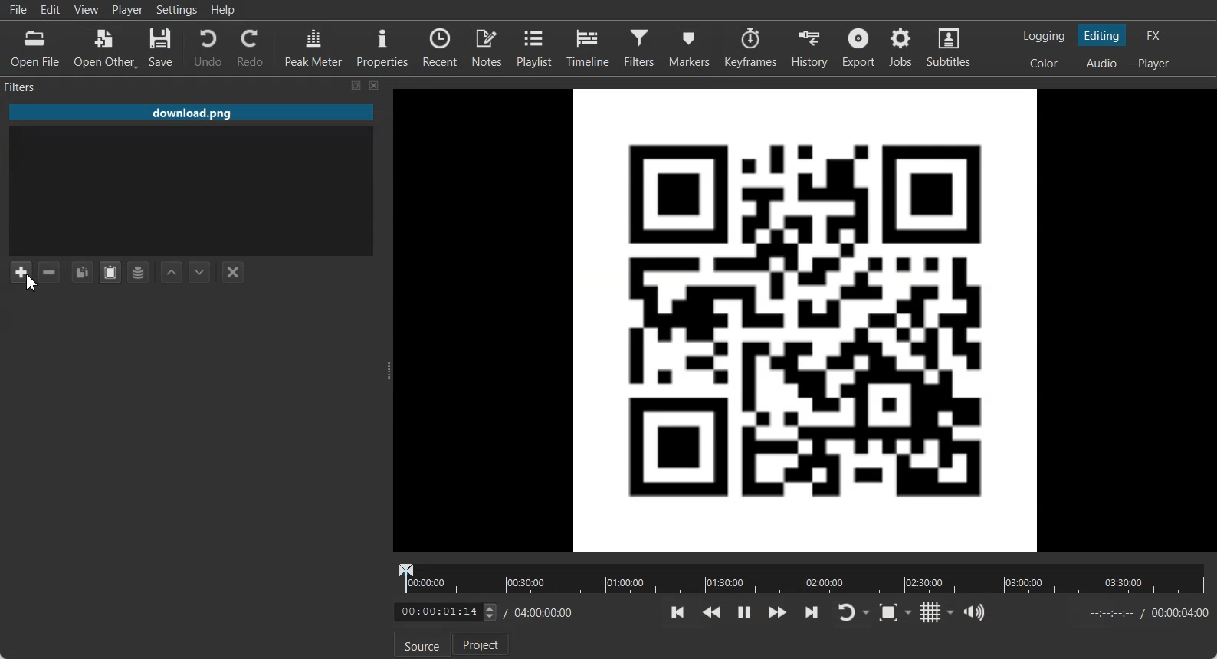 This screenshot has width=1217, height=659. I want to click on Show the volume control, so click(974, 613).